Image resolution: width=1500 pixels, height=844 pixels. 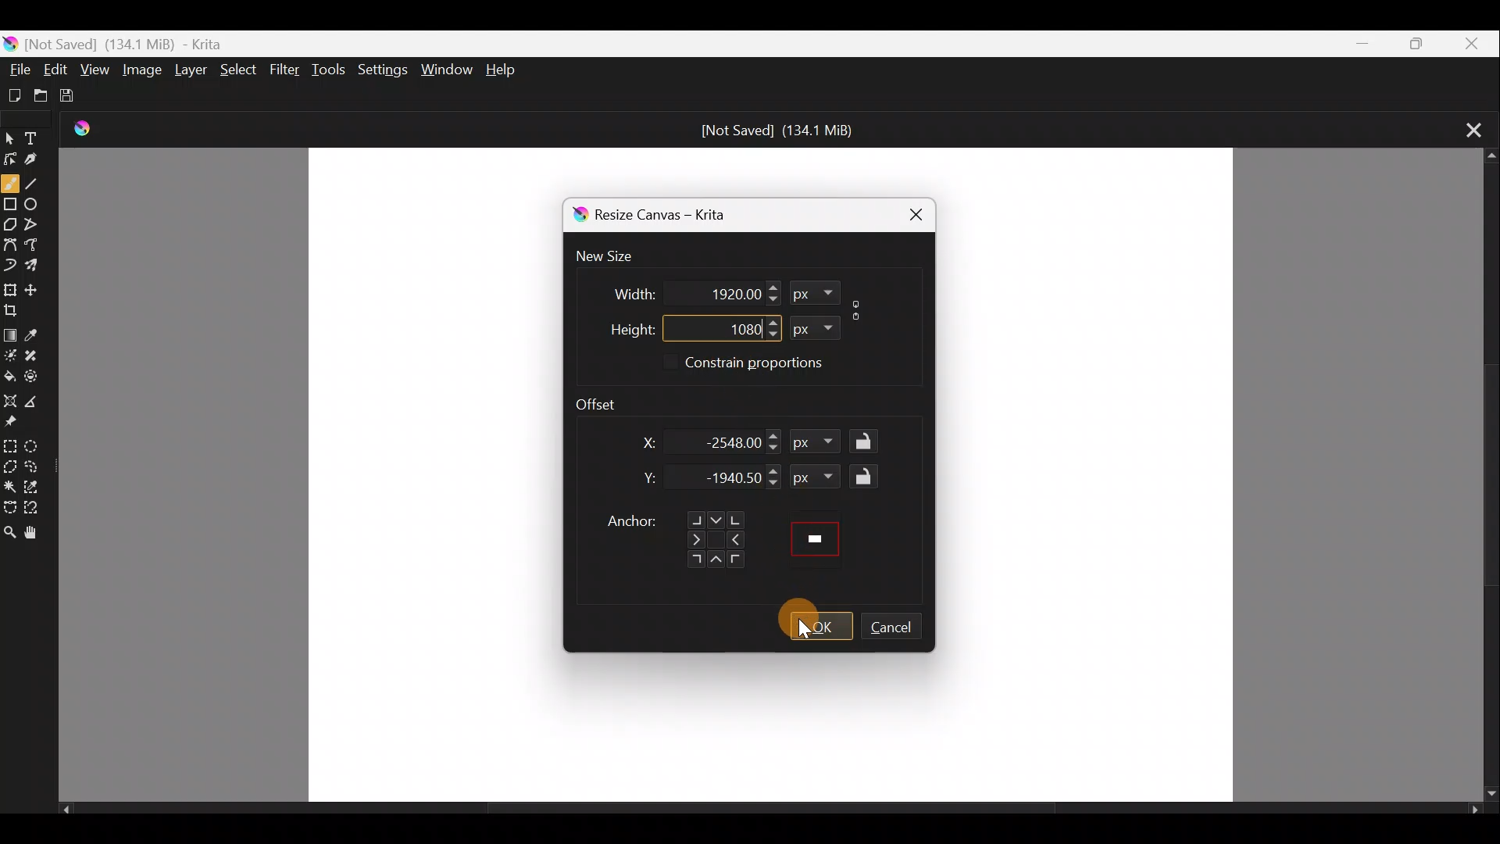 What do you see at coordinates (774, 470) in the screenshot?
I see `Increase Y dimension` at bounding box center [774, 470].